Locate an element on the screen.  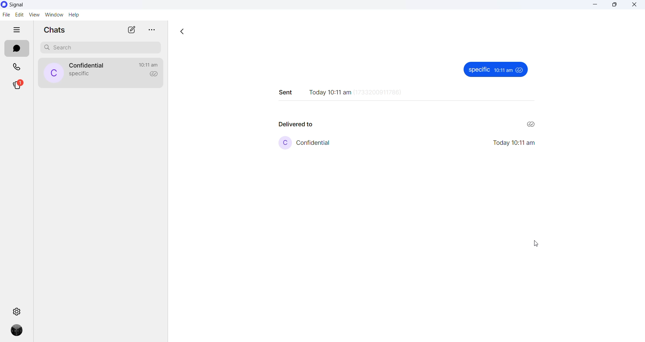
read recipient is located at coordinates (155, 74).